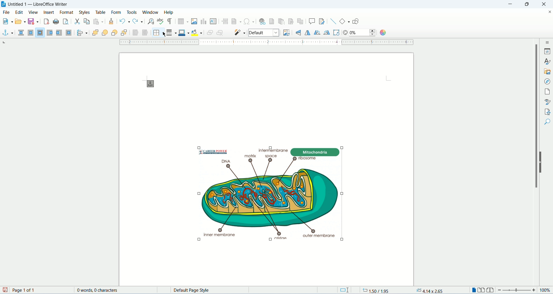  What do you see at coordinates (308, 33) in the screenshot?
I see `flip vertically` at bounding box center [308, 33].